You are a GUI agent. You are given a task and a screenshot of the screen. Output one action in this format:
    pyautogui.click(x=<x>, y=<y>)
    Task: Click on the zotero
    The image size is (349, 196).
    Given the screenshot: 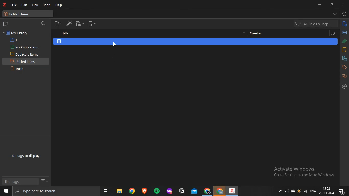 What is the action you would take?
    pyautogui.click(x=5, y=5)
    